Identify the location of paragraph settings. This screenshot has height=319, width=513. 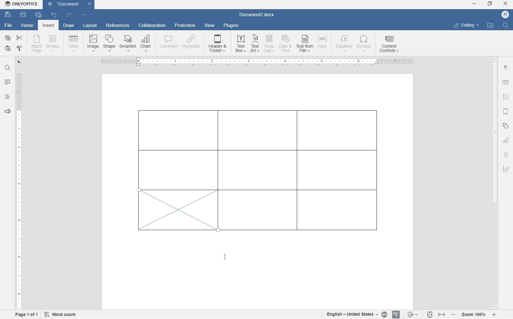
(506, 68).